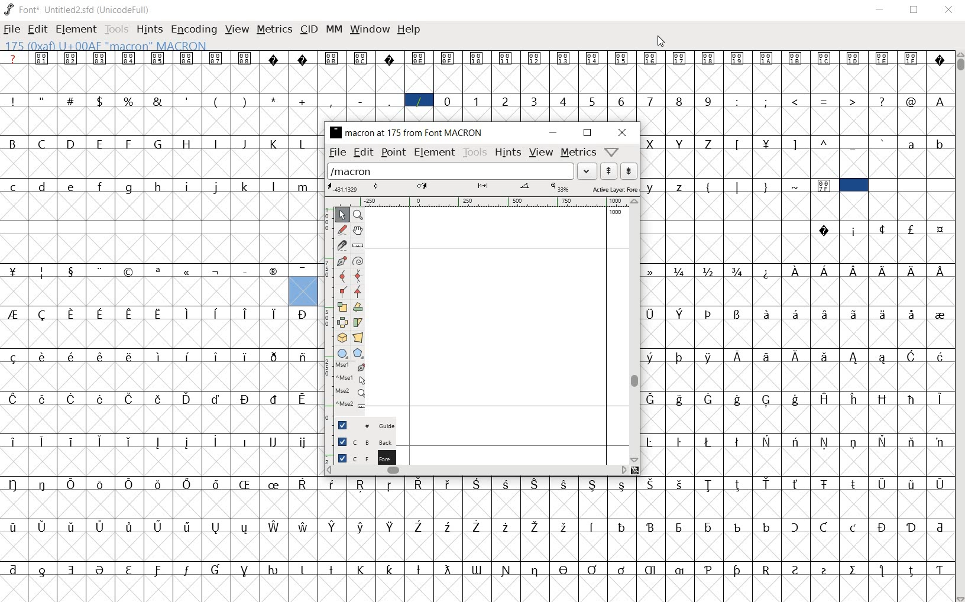 The width and height of the screenshot is (965, 602). Describe the element at coordinates (159, 357) in the screenshot. I see `Symbol` at that location.